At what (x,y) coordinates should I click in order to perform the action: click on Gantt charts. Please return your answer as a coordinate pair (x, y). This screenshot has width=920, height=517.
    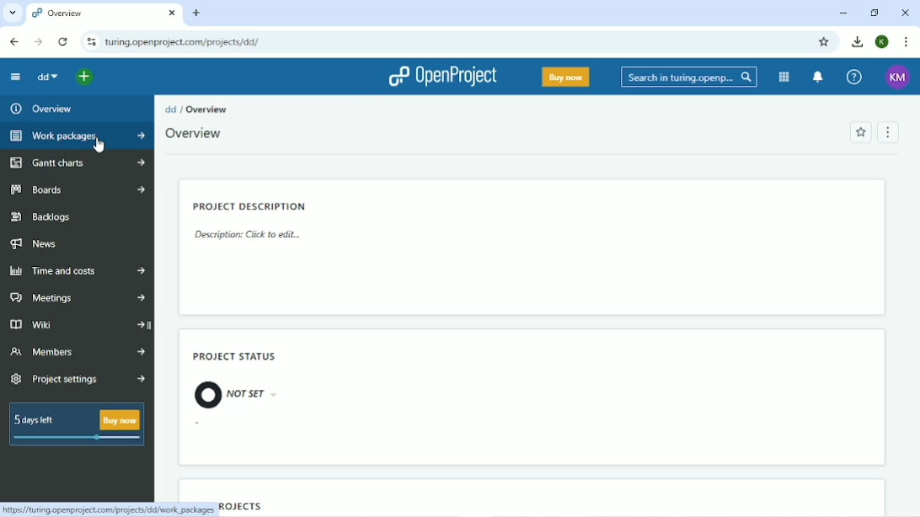
    Looking at the image, I should click on (78, 163).